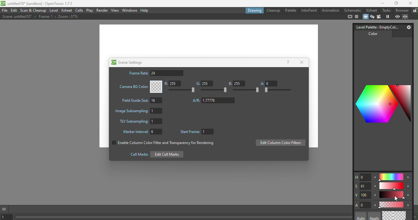 The image size is (418, 220). I want to click on Increase, so click(409, 196).